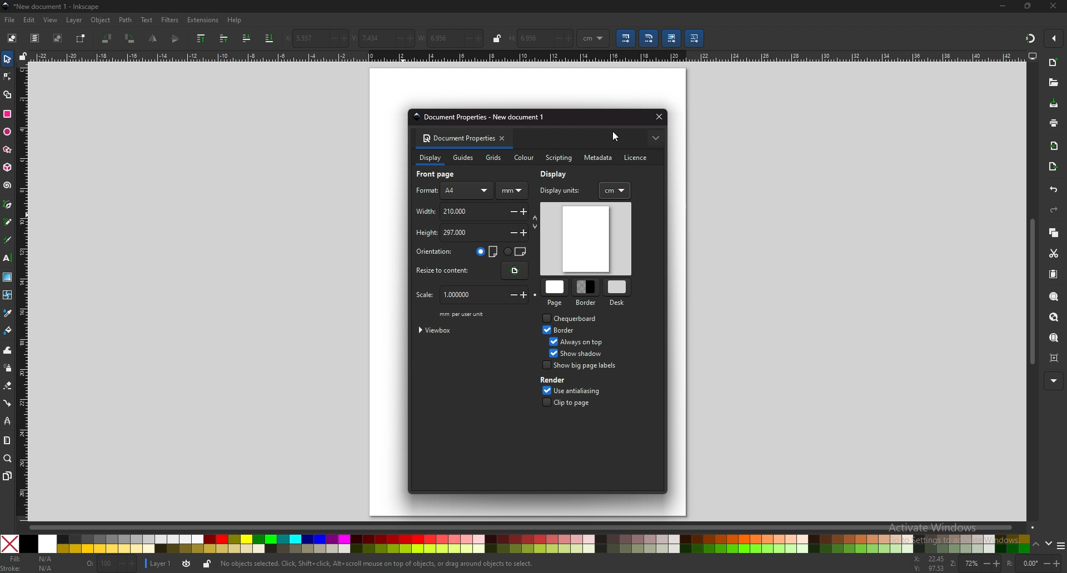 Image resolution: width=1067 pixels, height=573 pixels. Describe the element at coordinates (627, 38) in the screenshot. I see `scale stroke` at that location.